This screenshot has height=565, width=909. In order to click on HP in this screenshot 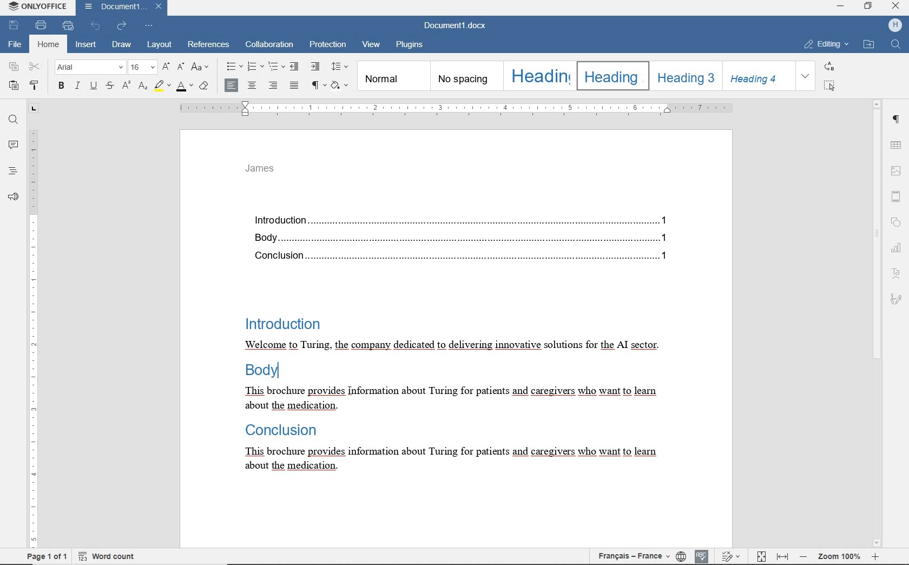, I will do `click(894, 25)`.